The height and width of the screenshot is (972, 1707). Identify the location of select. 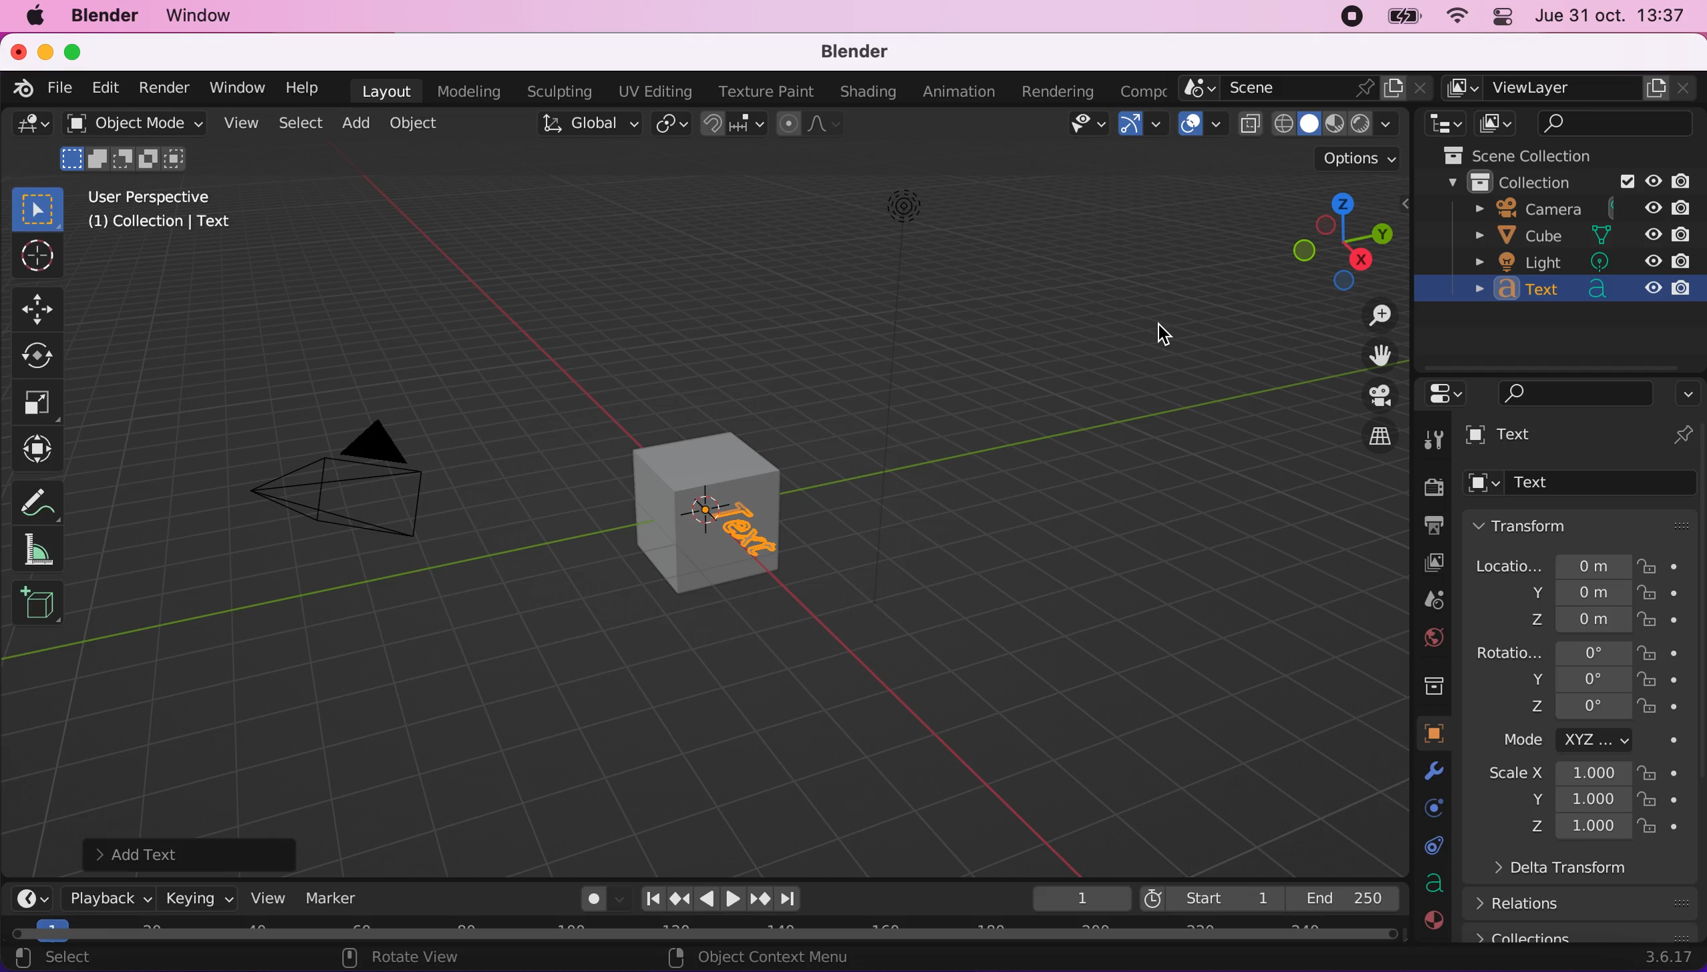
(299, 124).